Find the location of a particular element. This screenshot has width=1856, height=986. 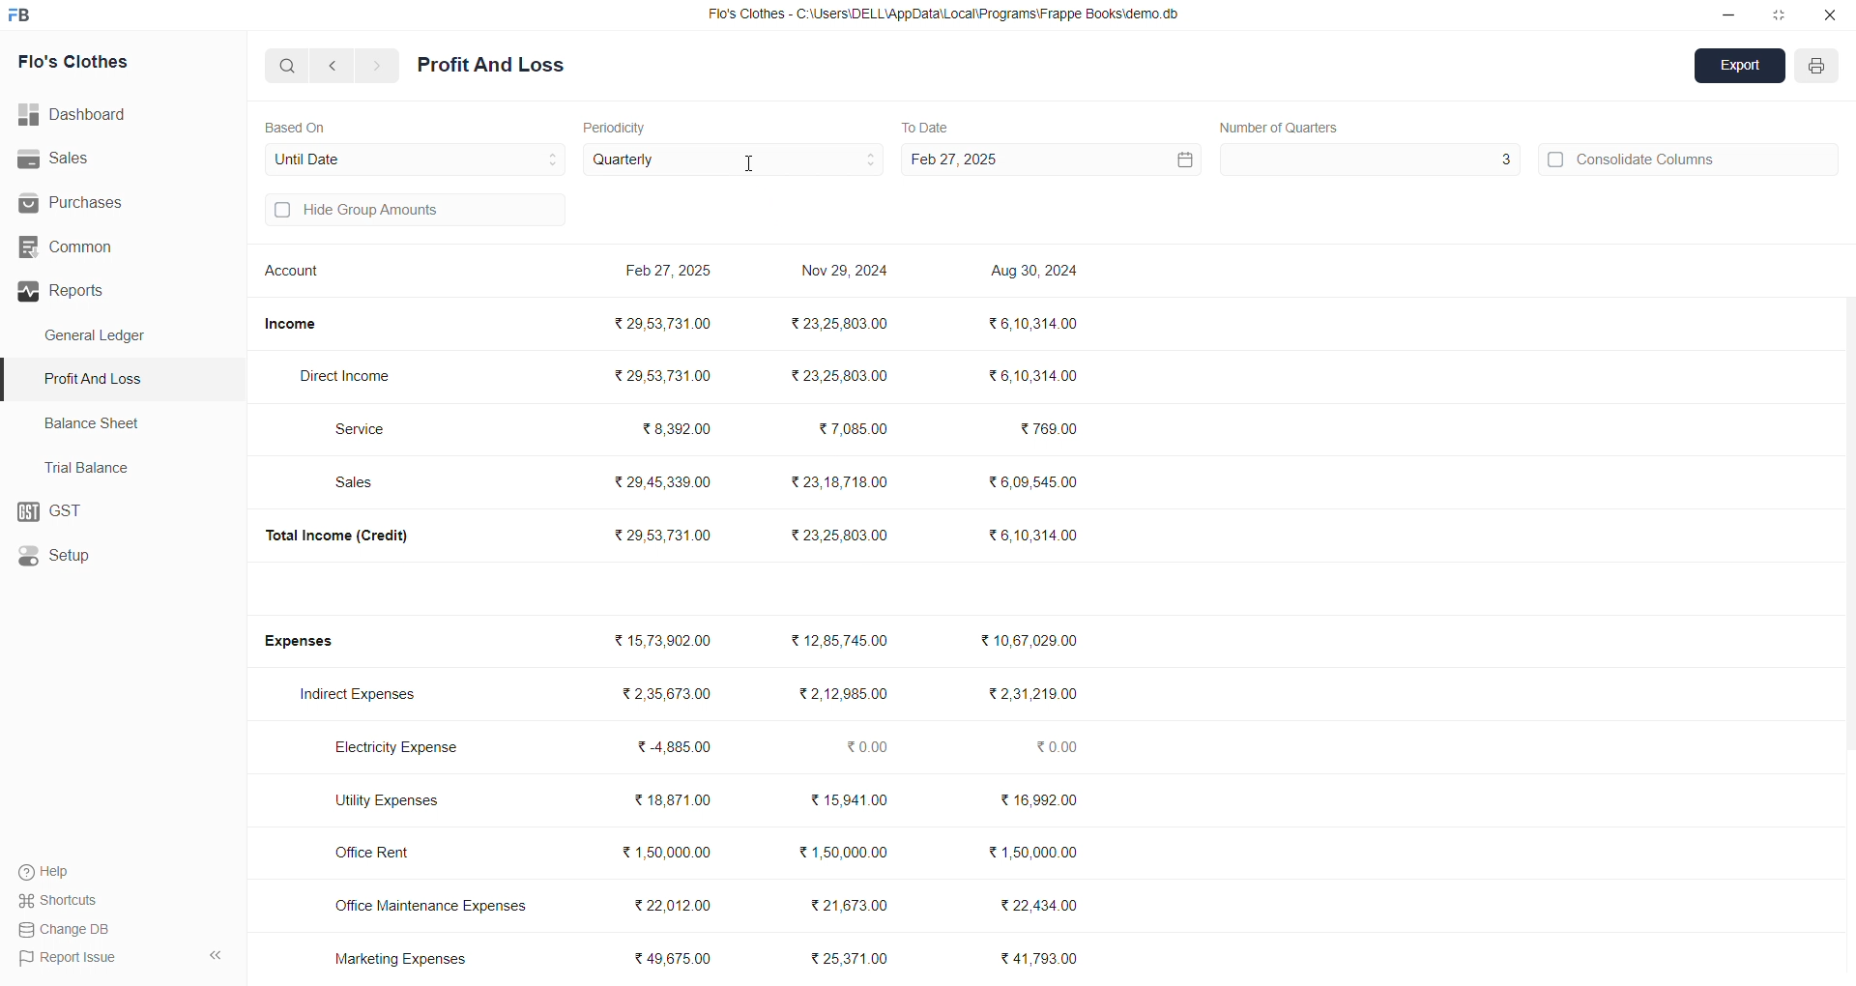

₹1,50,000.00 is located at coordinates (1039, 853).